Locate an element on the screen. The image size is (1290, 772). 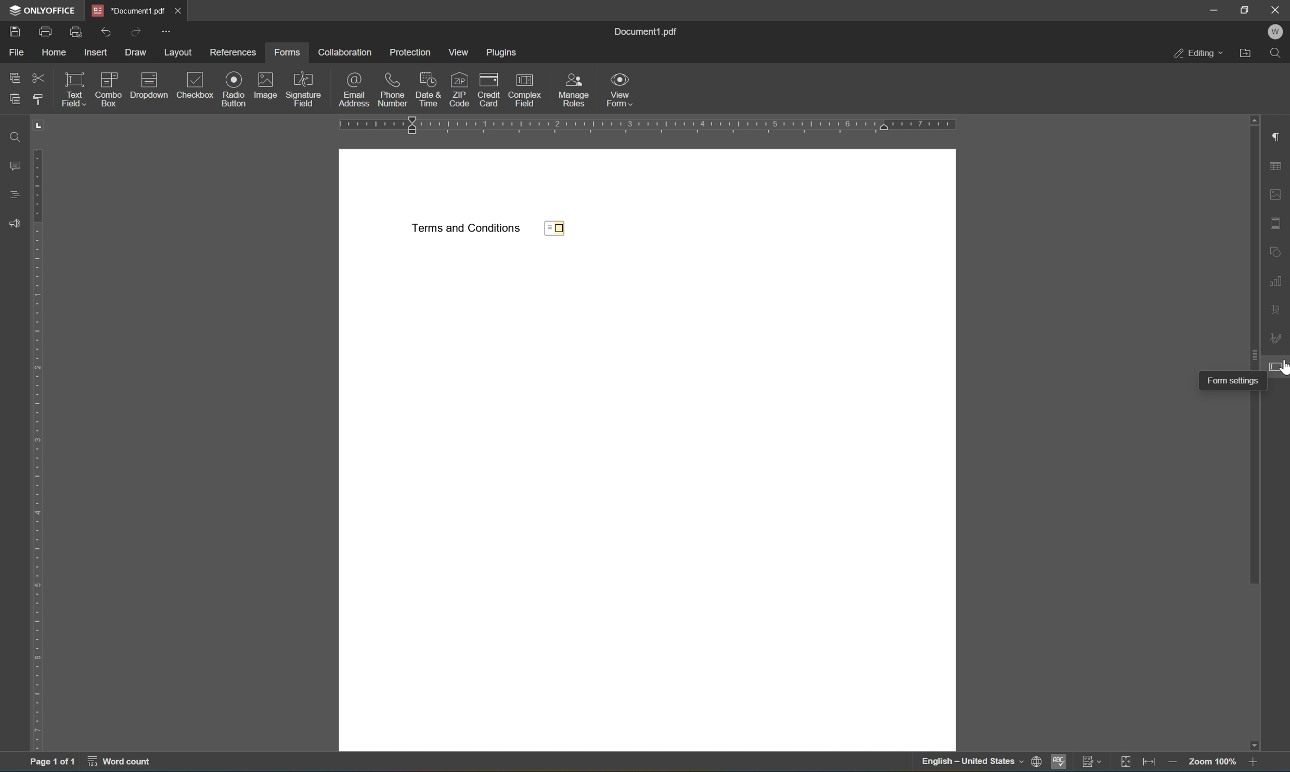
feedback and support is located at coordinates (16, 226).